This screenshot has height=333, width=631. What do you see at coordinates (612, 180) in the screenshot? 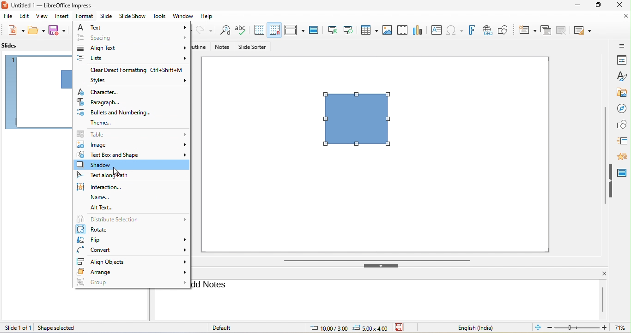
I see `hide` at bounding box center [612, 180].